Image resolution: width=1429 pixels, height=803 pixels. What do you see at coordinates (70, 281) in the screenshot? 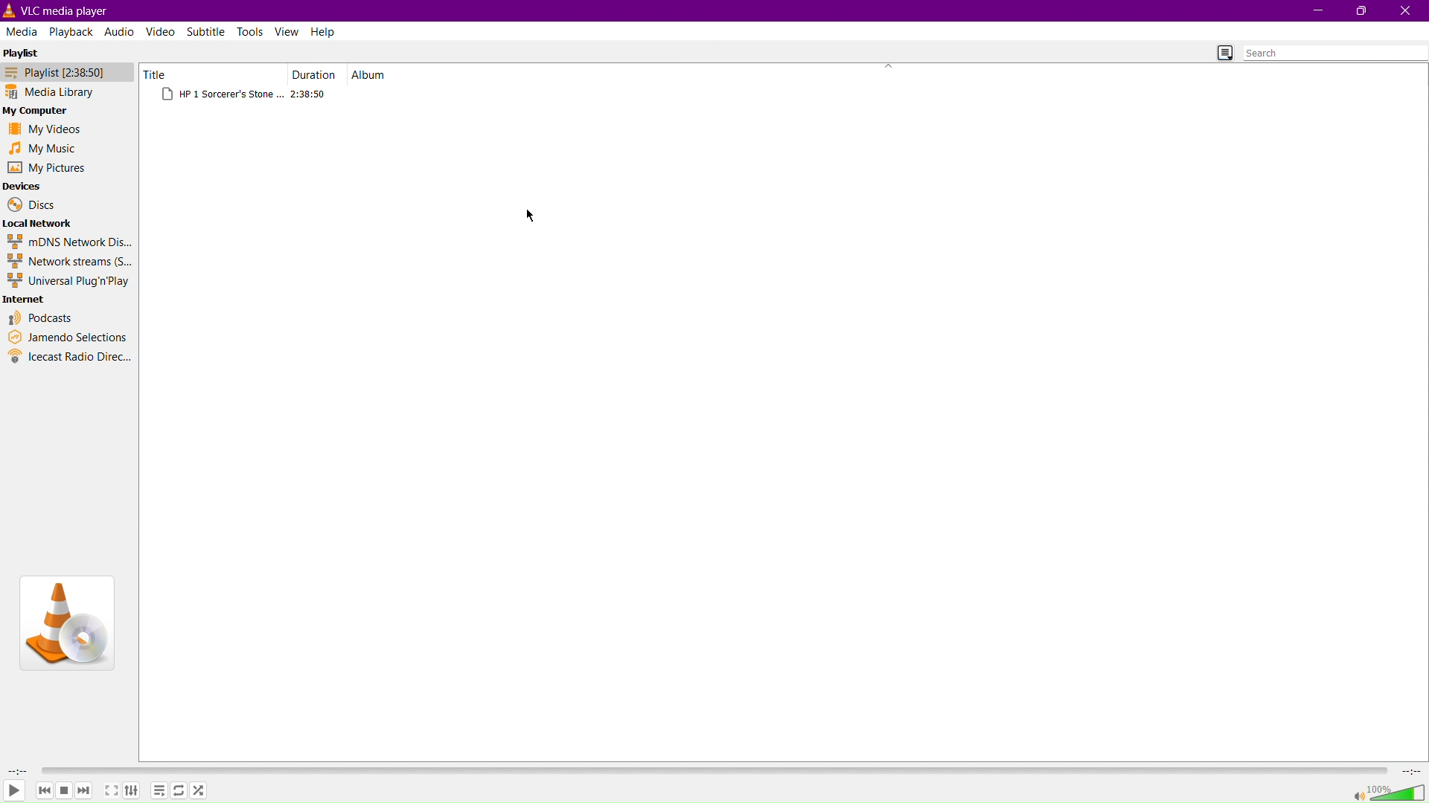
I see `Universal Plug'n'Play` at bounding box center [70, 281].